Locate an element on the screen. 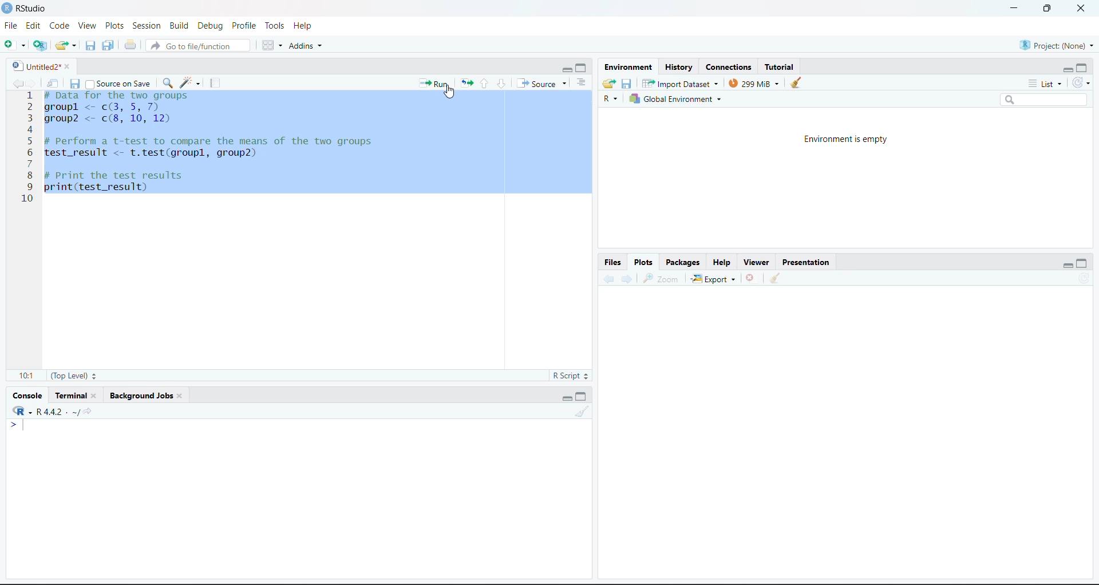 Image resolution: width=1099 pixels, height=585 pixels. find/replace is located at coordinates (169, 82).